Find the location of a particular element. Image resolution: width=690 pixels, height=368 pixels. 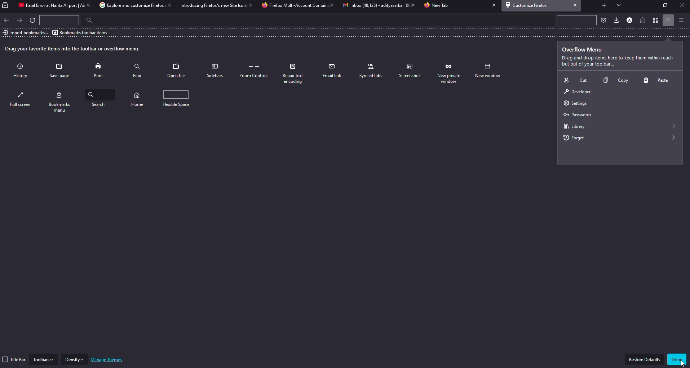

info is located at coordinates (617, 62).